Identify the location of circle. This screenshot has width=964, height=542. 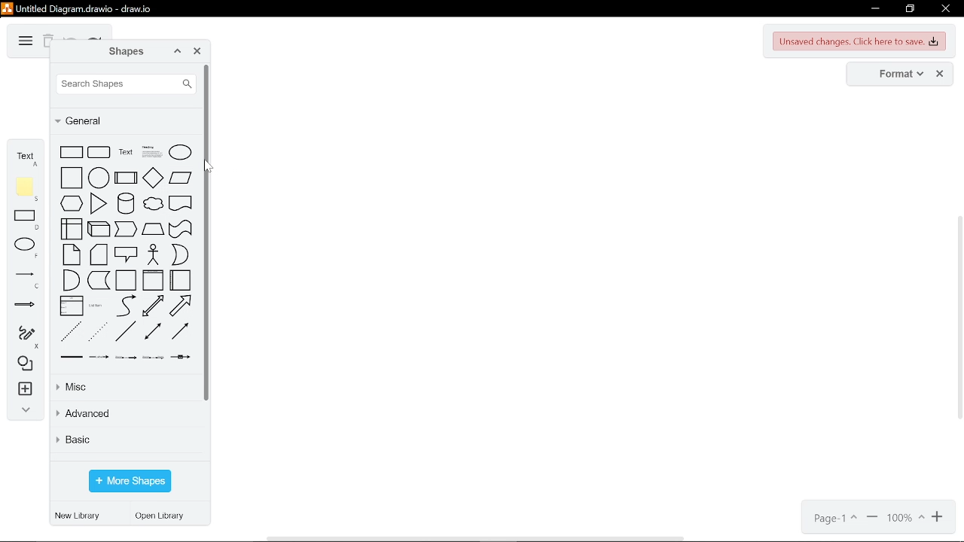
(99, 178).